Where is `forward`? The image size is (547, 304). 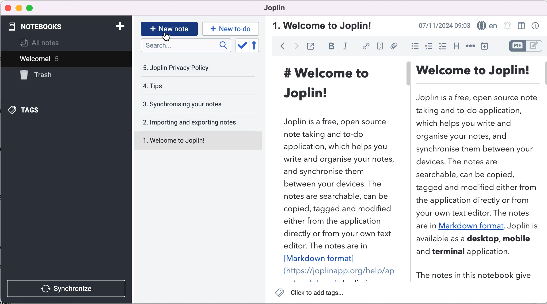 forward is located at coordinates (296, 46).